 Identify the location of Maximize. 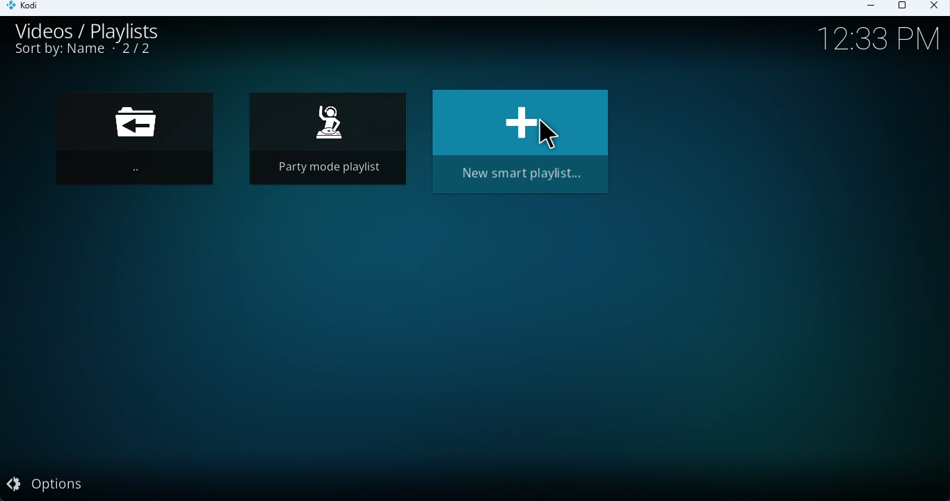
(905, 6).